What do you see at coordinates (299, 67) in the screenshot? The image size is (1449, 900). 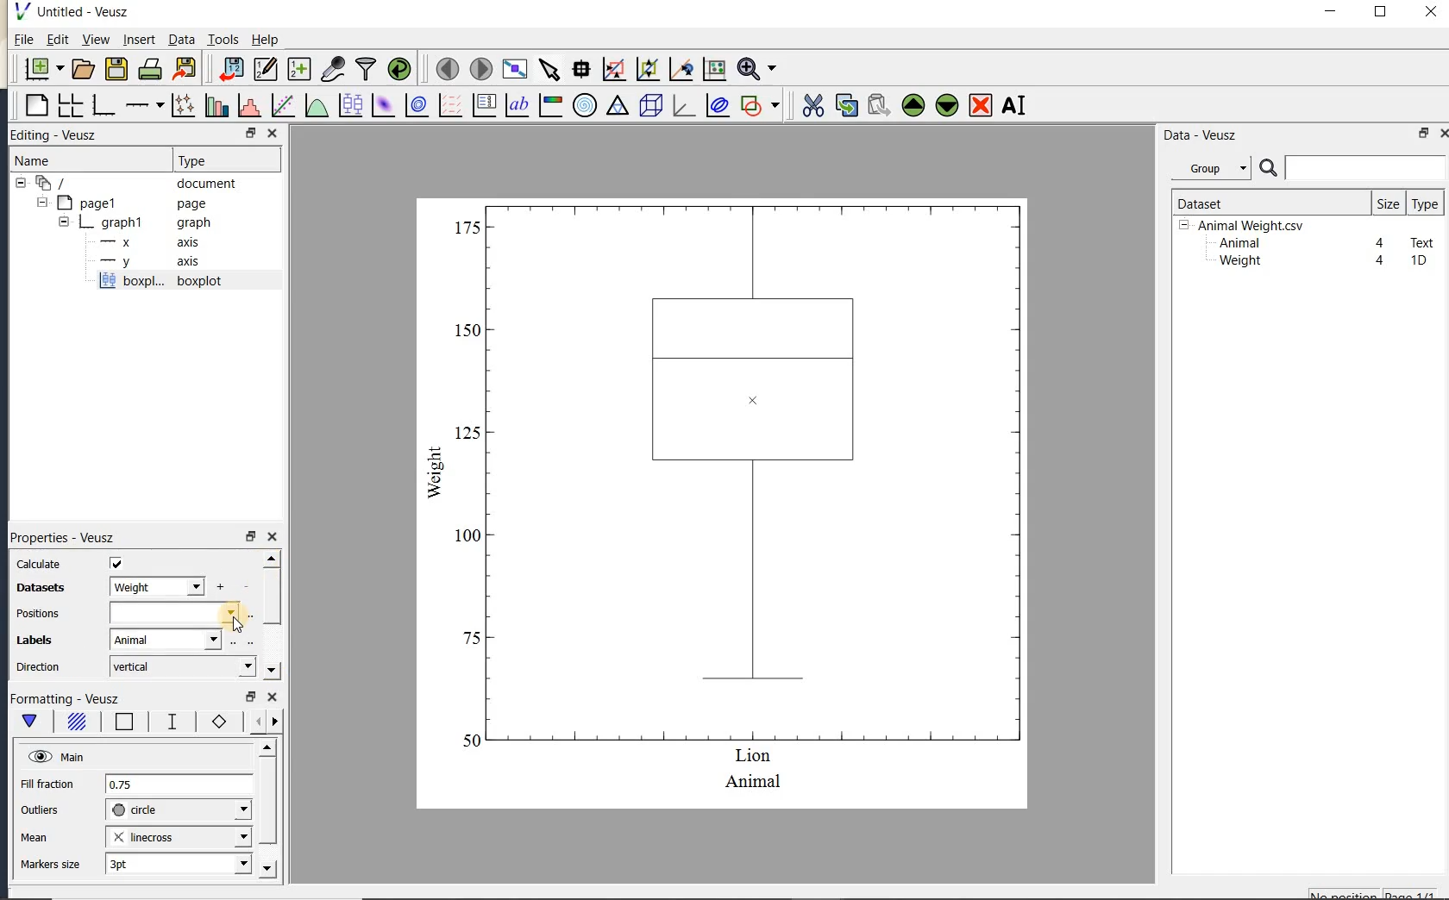 I see `create new datasets` at bounding box center [299, 67].